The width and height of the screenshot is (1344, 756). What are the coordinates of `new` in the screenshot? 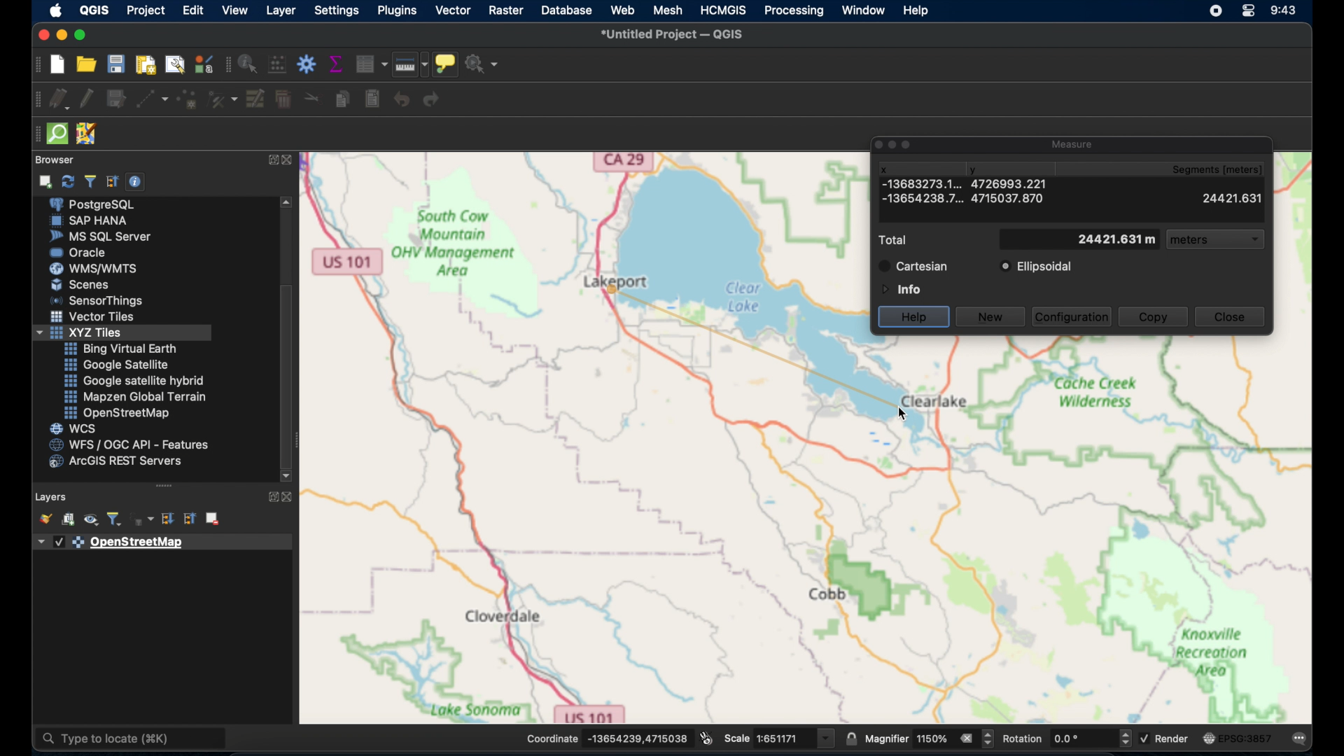 It's located at (990, 318).